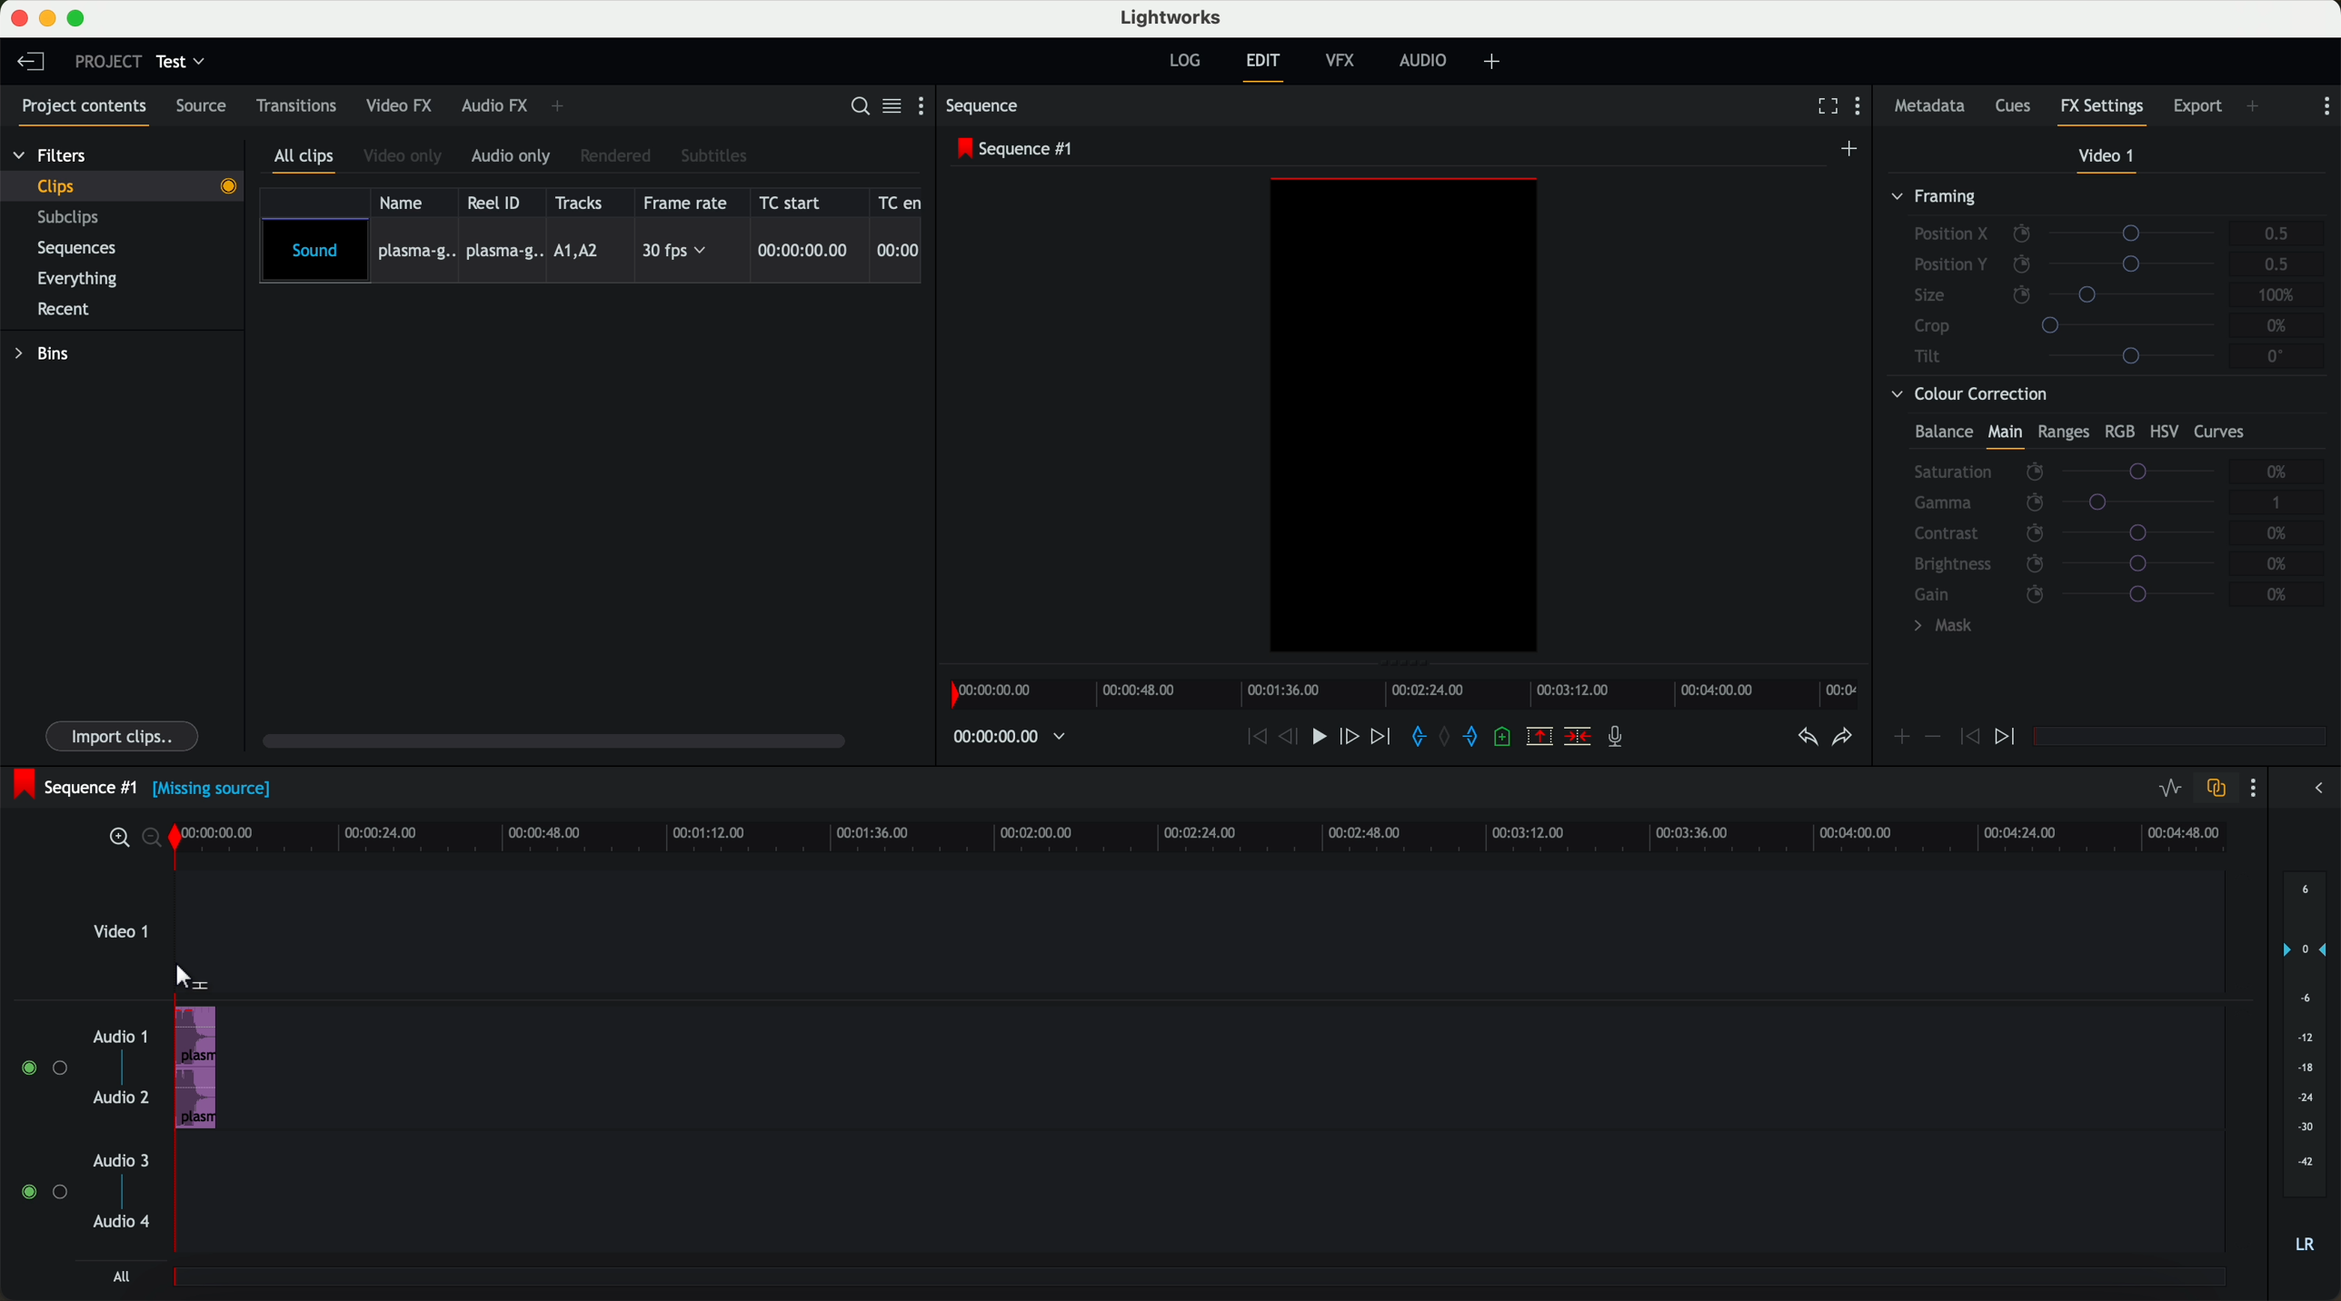 Image resolution: width=2341 pixels, height=1301 pixels. What do you see at coordinates (105, 61) in the screenshot?
I see `project` at bounding box center [105, 61].